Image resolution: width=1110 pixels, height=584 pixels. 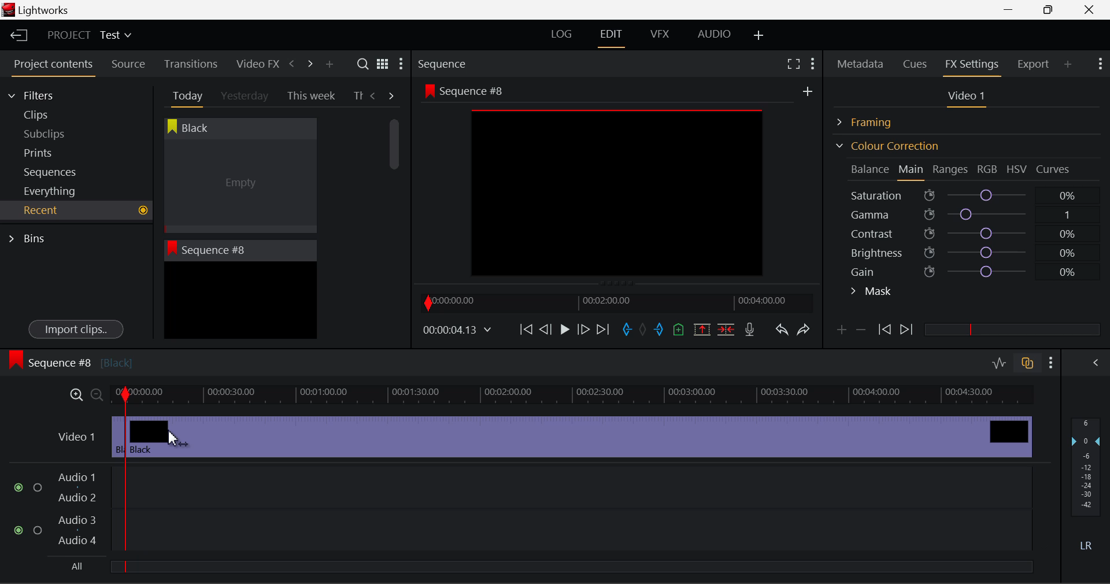 I want to click on Scroll Bar, so click(x=395, y=220).